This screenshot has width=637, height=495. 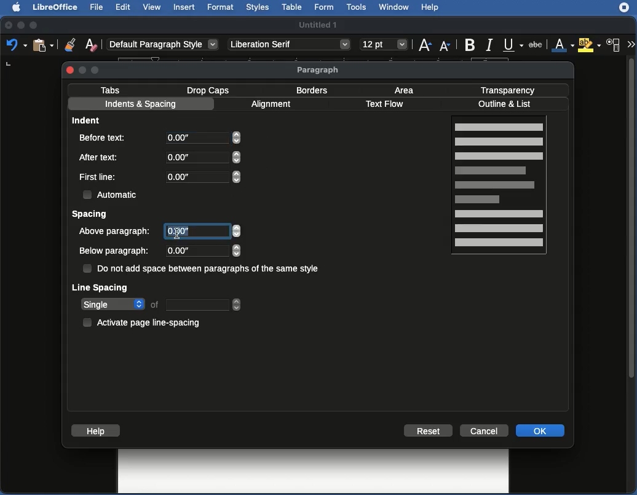 What do you see at coordinates (446, 46) in the screenshot?
I see `Font size decrease` at bounding box center [446, 46].